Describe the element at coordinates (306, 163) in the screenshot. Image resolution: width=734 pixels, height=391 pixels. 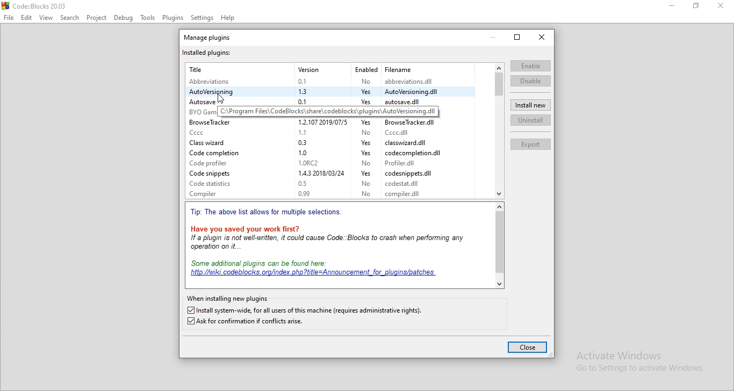
I see `1.0RC2` at that location.